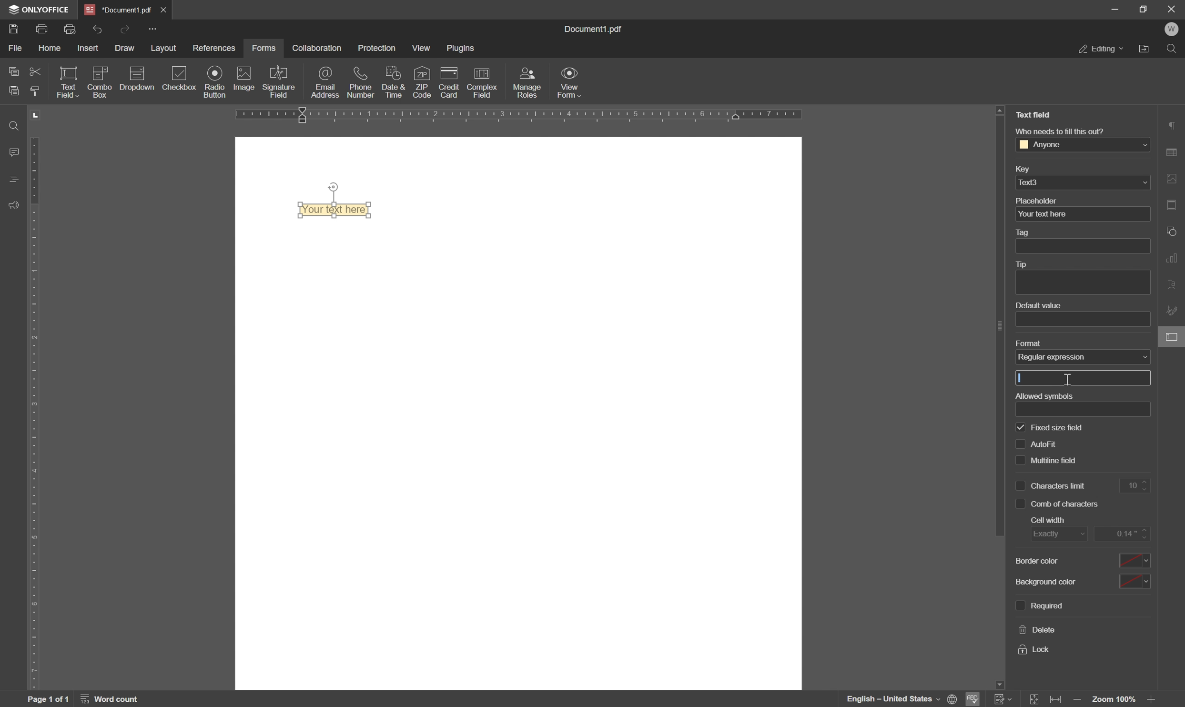 The width and height of the screenshot is (1185, 707). Describe the element at coordinates (1078, 356) in the screenshot. I see `none` at that location.